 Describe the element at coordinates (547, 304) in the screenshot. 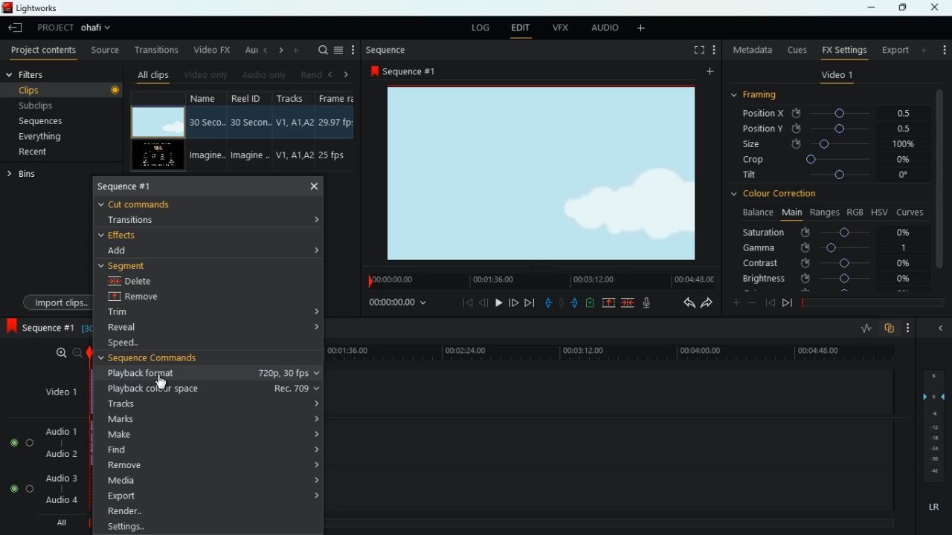

I see `pull` at that location.